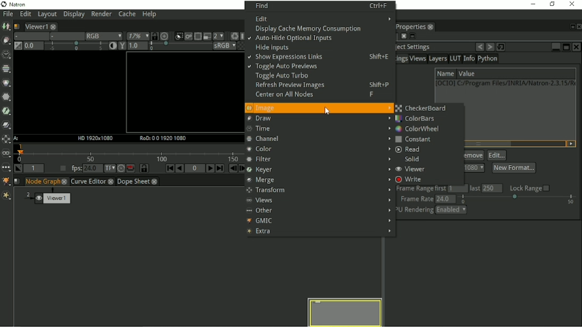 The height and width of the screenshot is (327, 582). Describe the element at coordinates (577, 47) in the screenshot. I see `Close` at that location.